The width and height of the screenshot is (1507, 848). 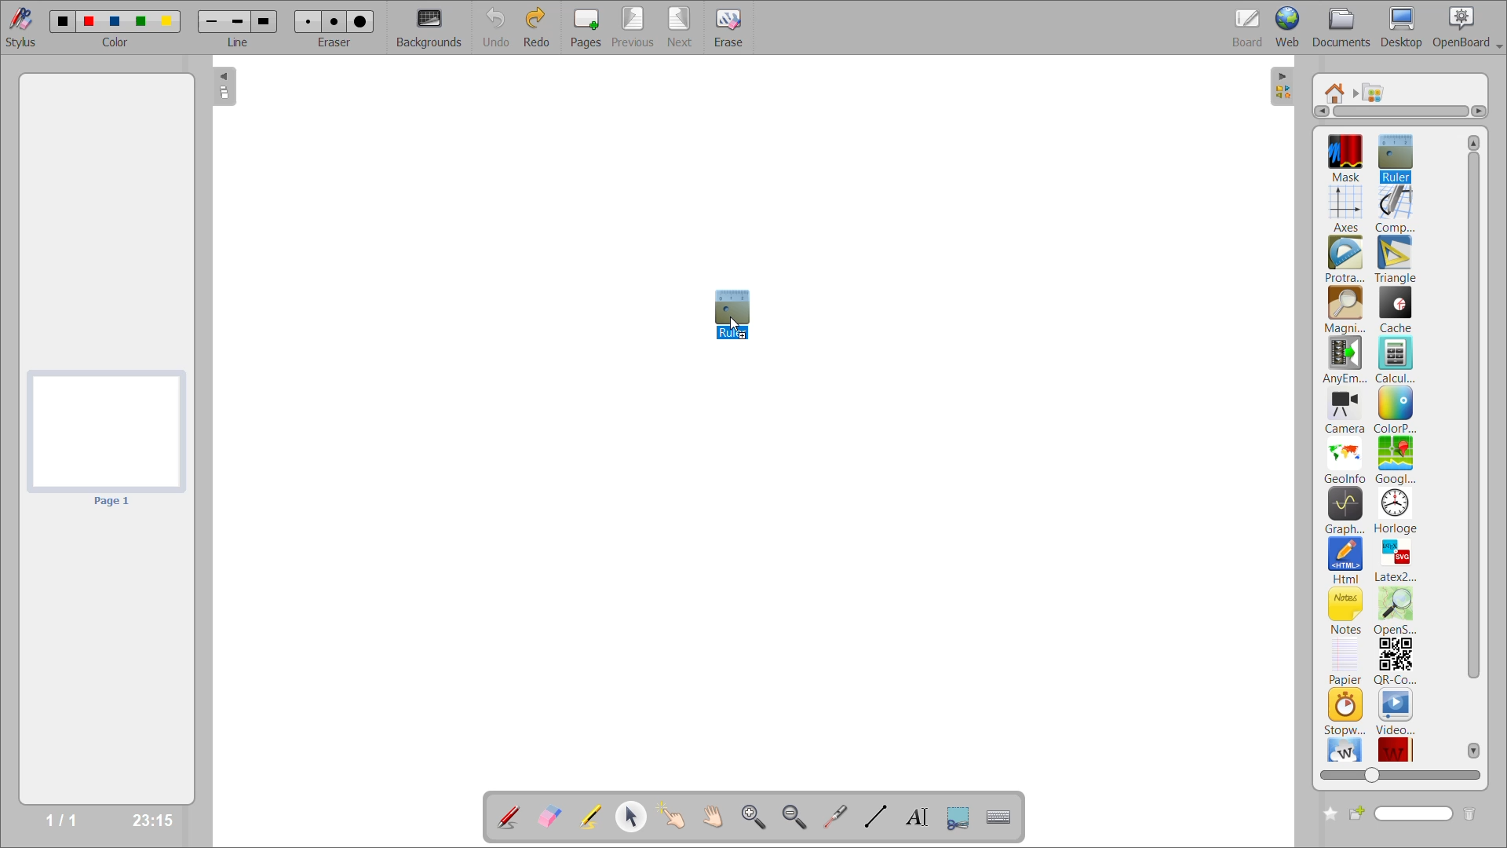 What do you see at coordinates (1396, 209) in the screenshot?
I see `compass` at bounding box center [1396, 209].